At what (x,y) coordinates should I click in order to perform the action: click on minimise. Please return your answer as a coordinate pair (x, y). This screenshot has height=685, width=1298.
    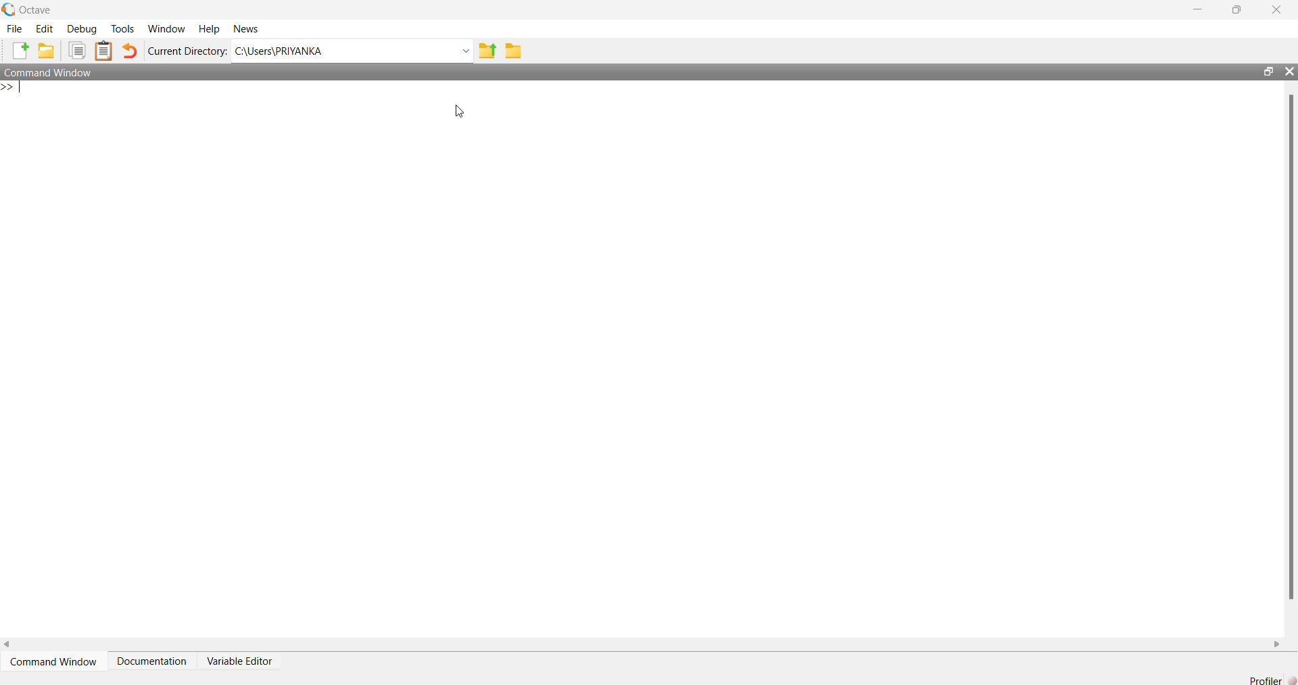
    Looking at the image, I should click on (1198, 8).